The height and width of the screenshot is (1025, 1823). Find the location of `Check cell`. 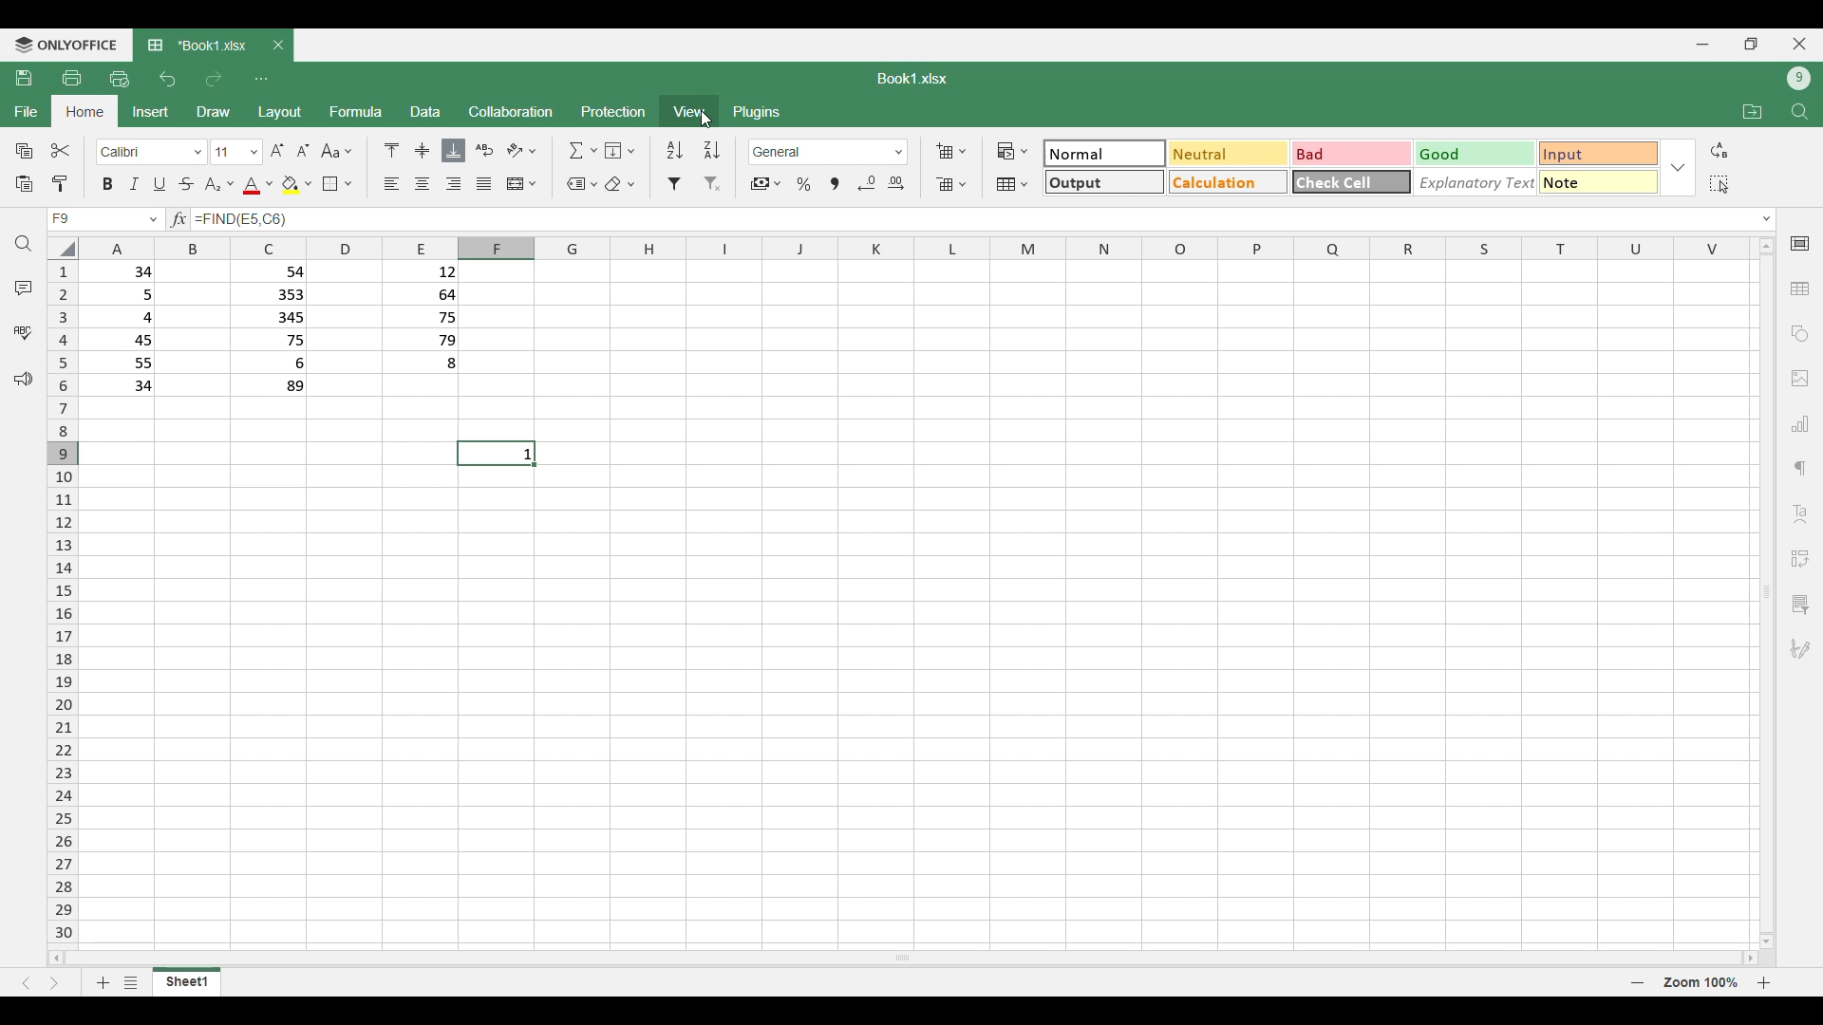

Check cell is located at coordinates (1352, 182).